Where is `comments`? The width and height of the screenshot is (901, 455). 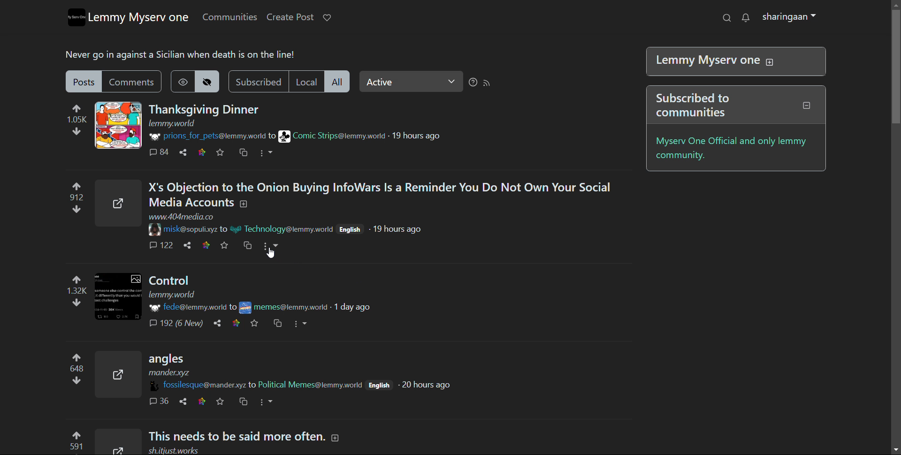
comments is located at coordinates (133, 83).